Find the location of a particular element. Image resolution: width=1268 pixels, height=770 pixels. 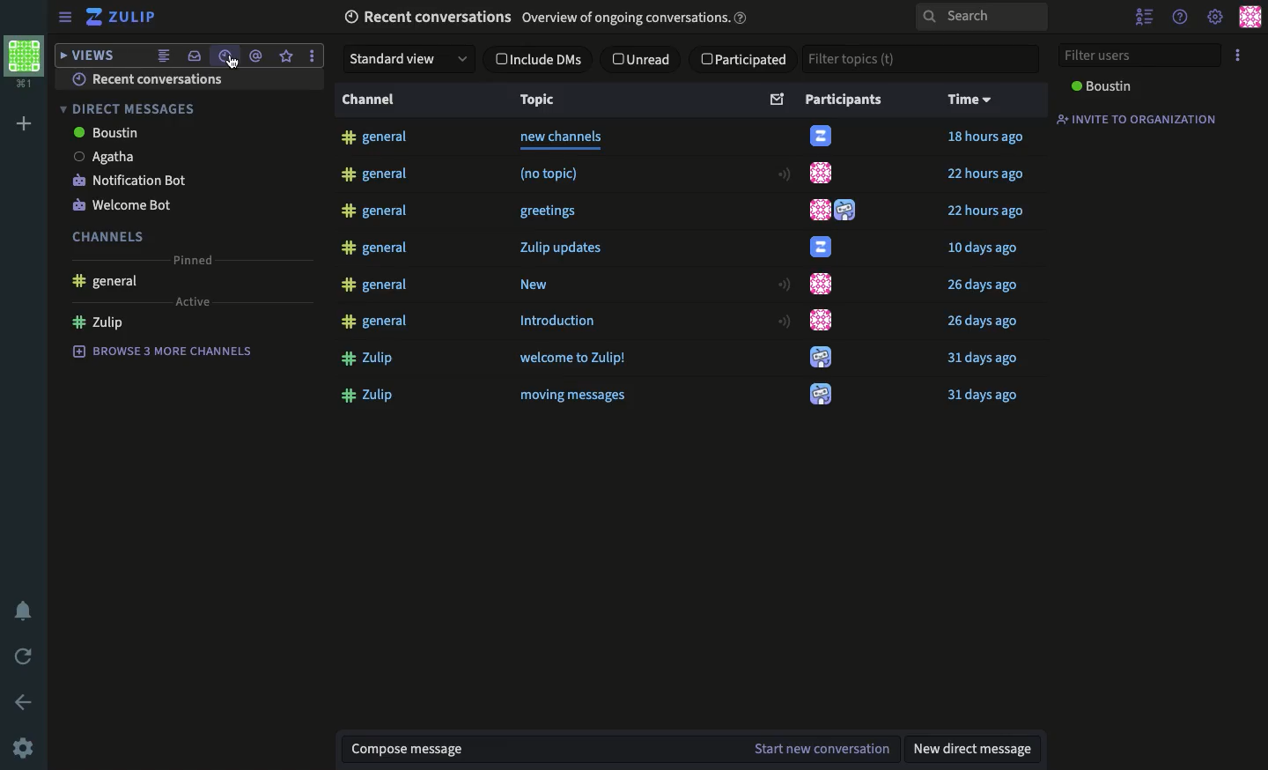

refresh is located at coordinates (27, 655).